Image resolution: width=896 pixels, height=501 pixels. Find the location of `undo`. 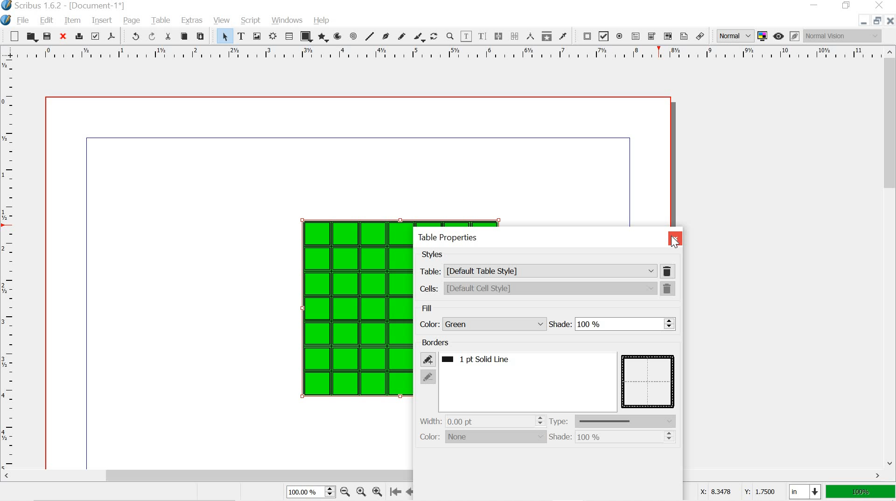

undo is located at coordinates (133, 35).